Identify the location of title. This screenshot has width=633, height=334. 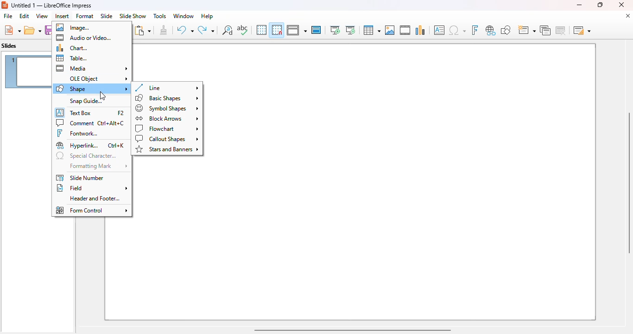
(52, 5).